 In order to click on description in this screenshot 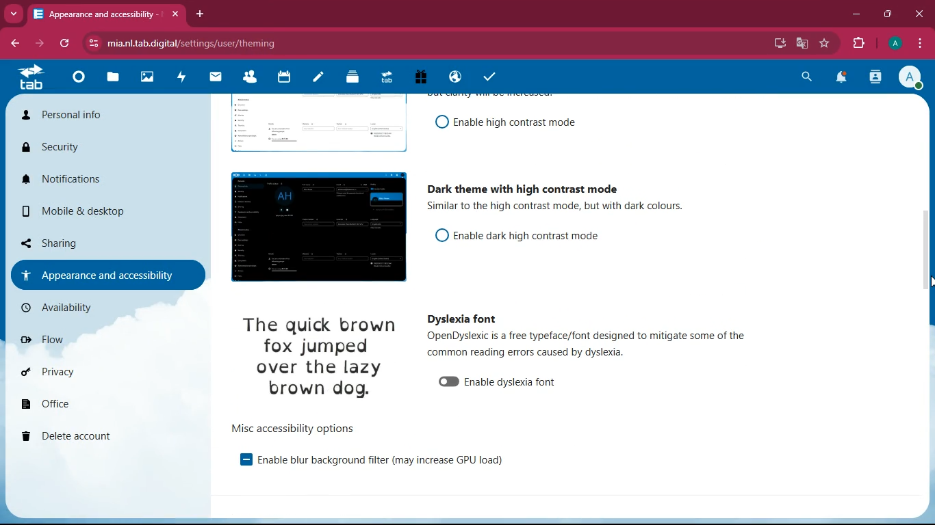, I will do `click(593, 343)`.